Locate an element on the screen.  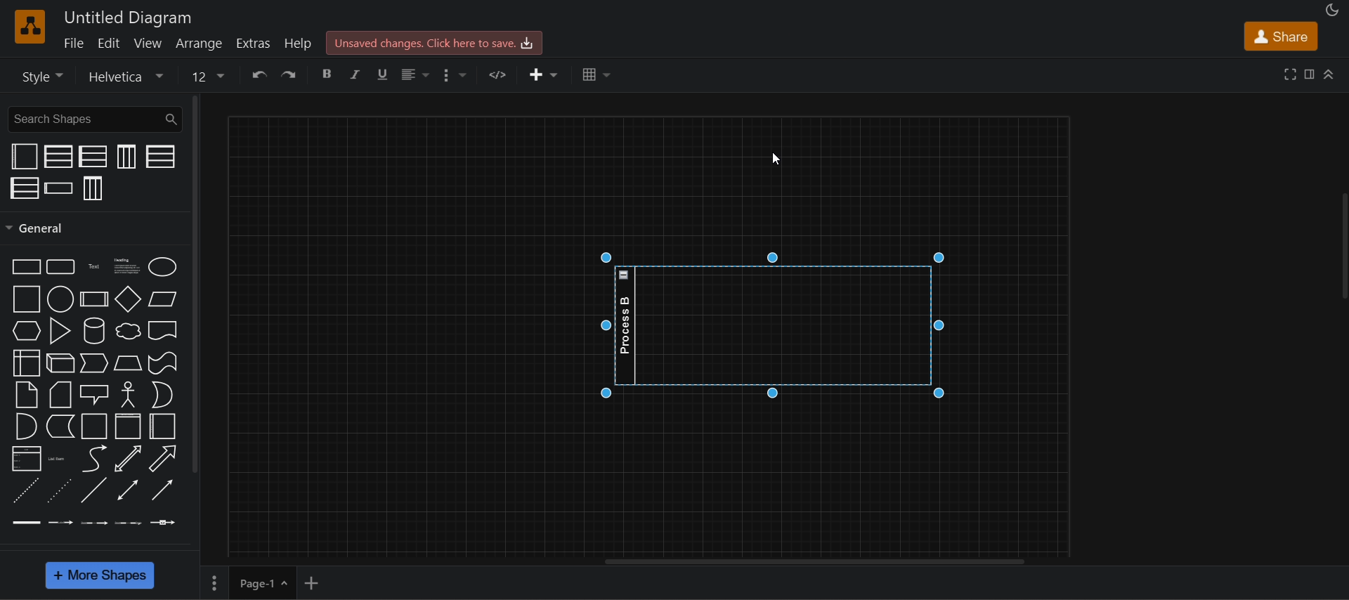
underline is located at coordinates (381, 72).